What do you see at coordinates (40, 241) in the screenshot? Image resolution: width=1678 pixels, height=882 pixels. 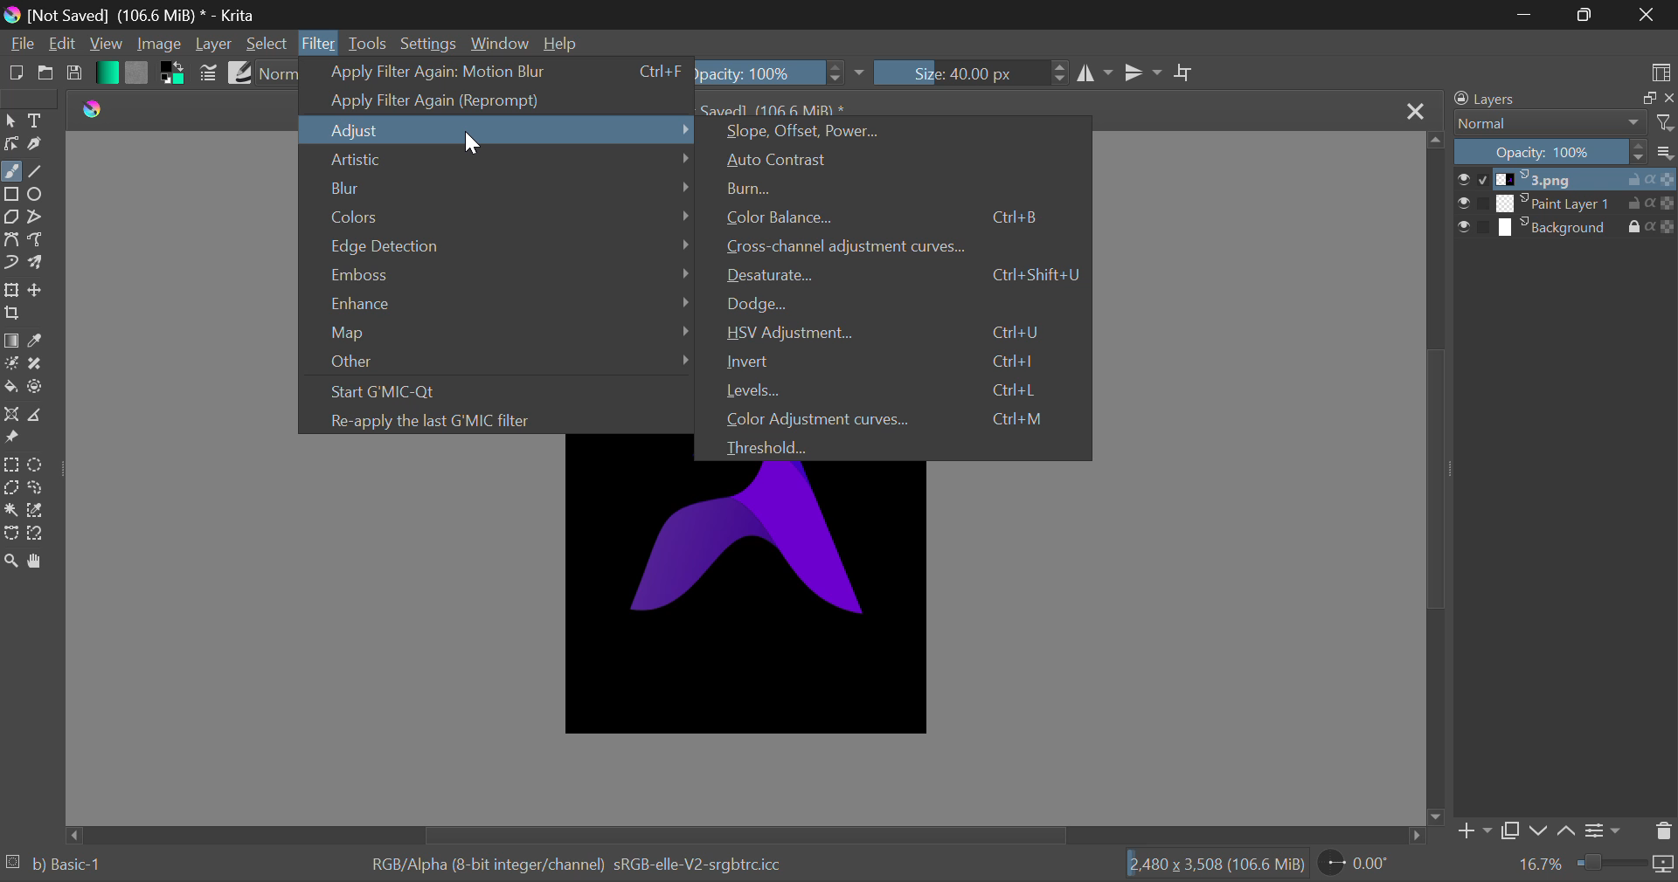 I see `Freehand Path Tool` at bounding box center [40, 241].